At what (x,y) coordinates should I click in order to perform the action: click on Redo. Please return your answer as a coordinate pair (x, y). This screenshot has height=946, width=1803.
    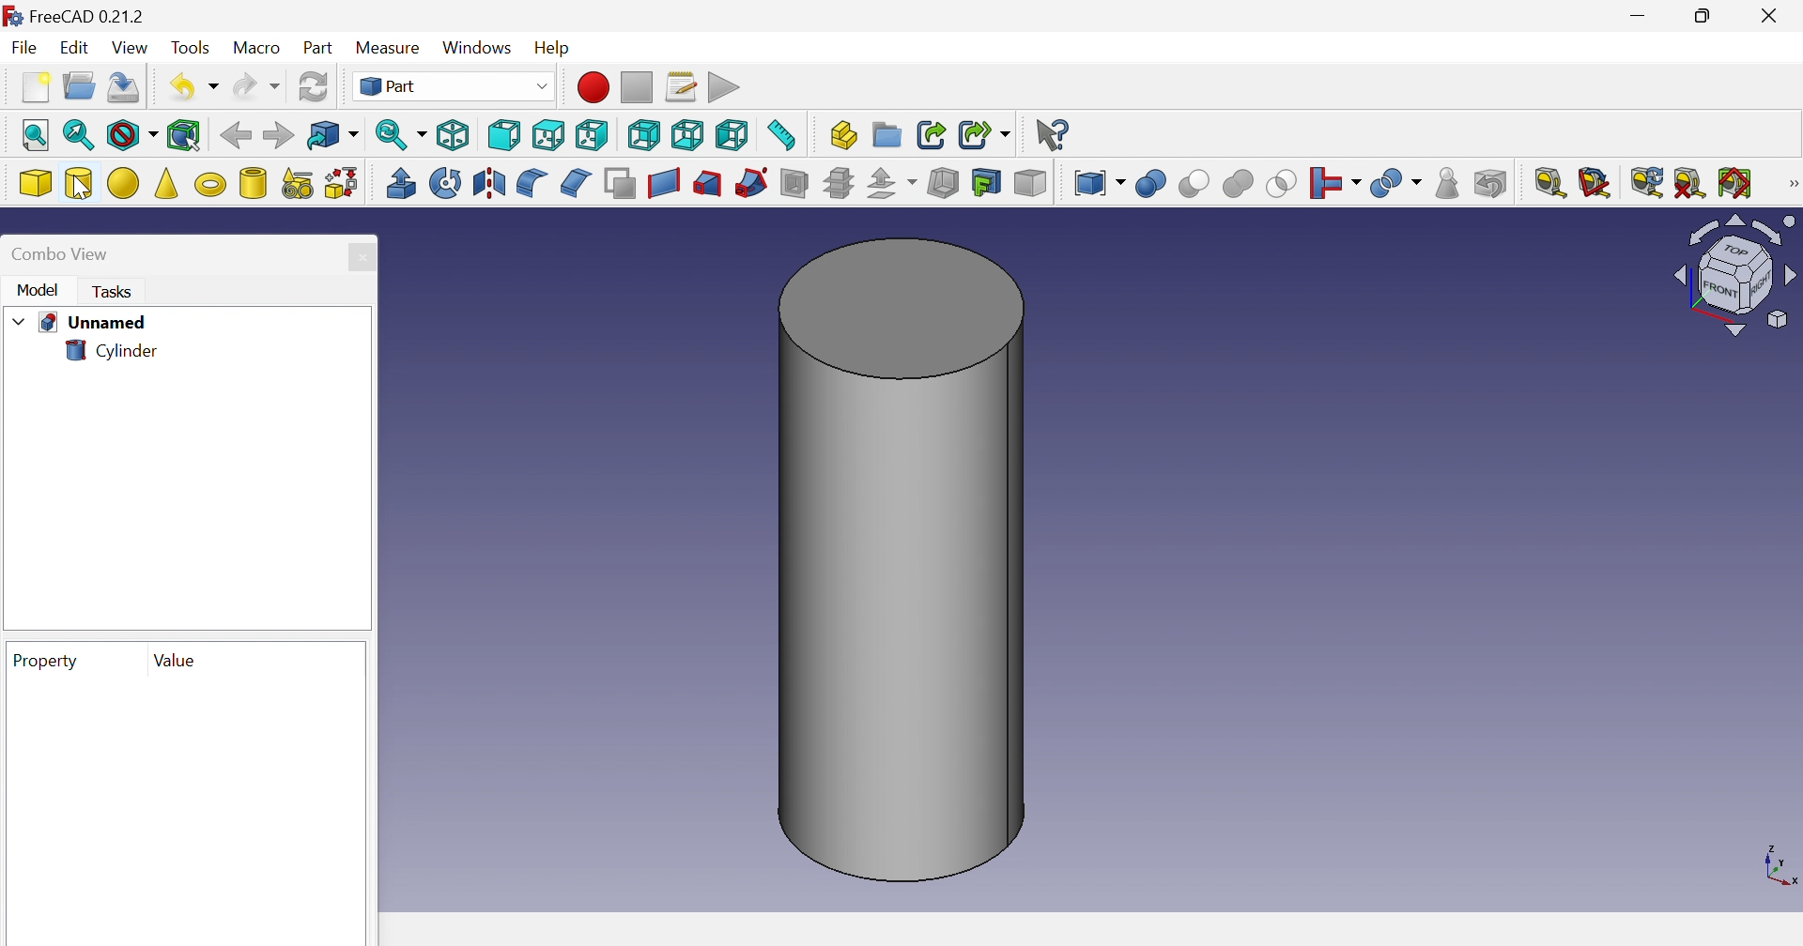
    Looking at the image, I should click on (257, 88).